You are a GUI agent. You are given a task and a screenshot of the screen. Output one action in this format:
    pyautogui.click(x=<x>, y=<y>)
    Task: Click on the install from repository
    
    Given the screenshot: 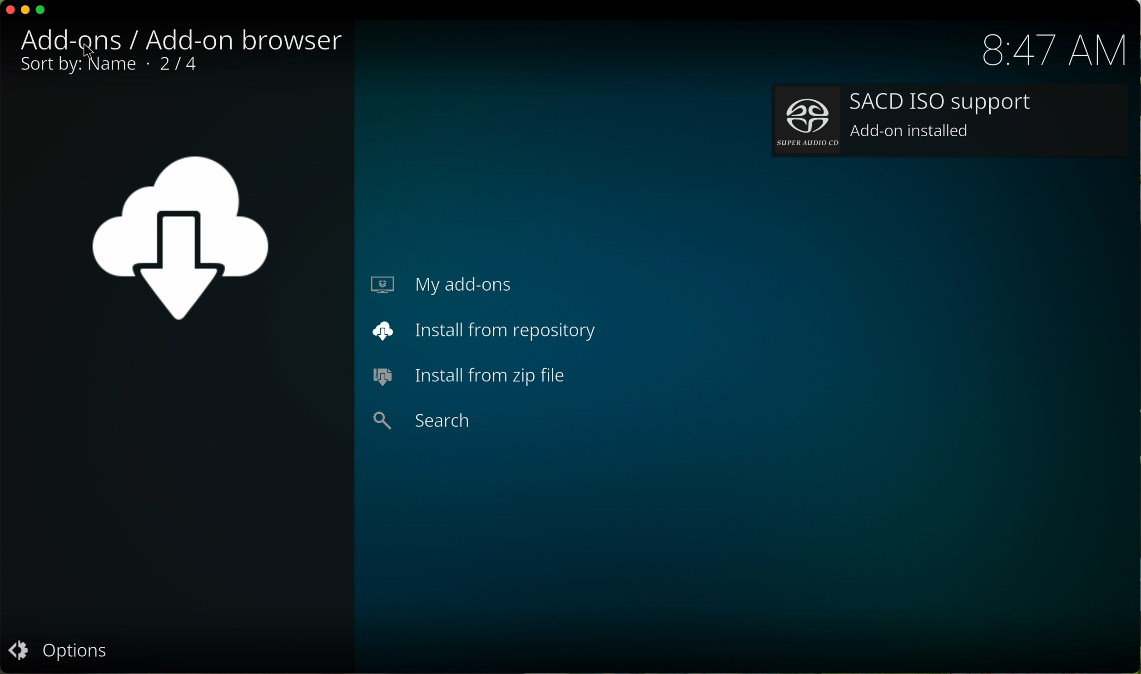 What is the action you would take?
    pyautogui.click(x=498, y=332)
    